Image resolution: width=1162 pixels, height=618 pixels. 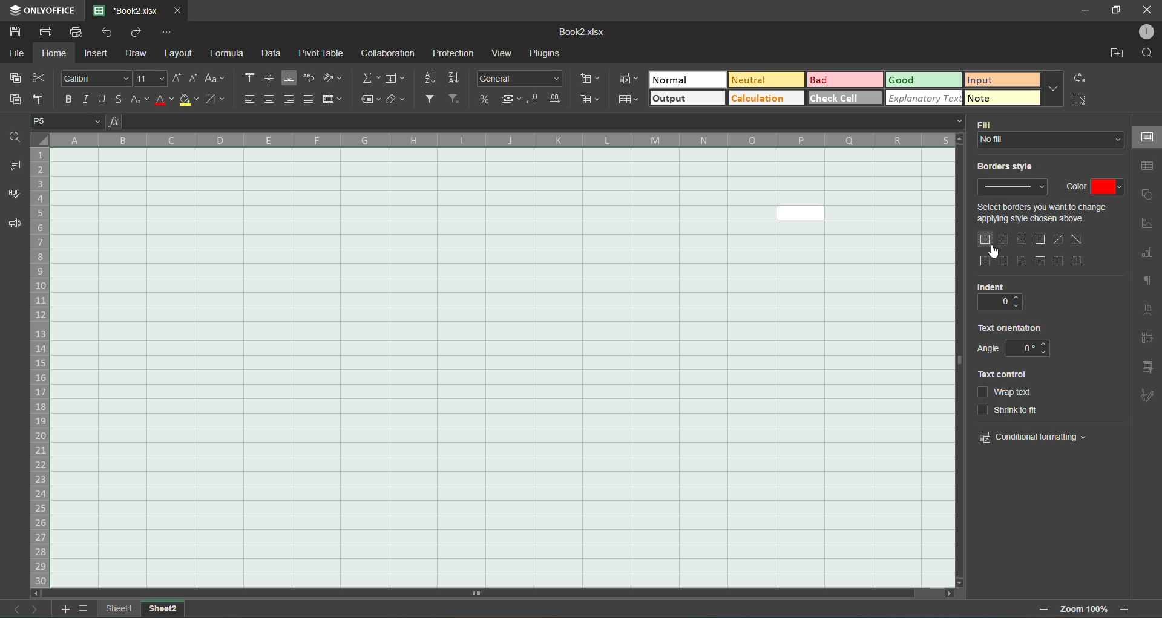 What do you see at coordinates (15, 80) in the screenshot?
I see `copy` at bounding box center [15, 80].